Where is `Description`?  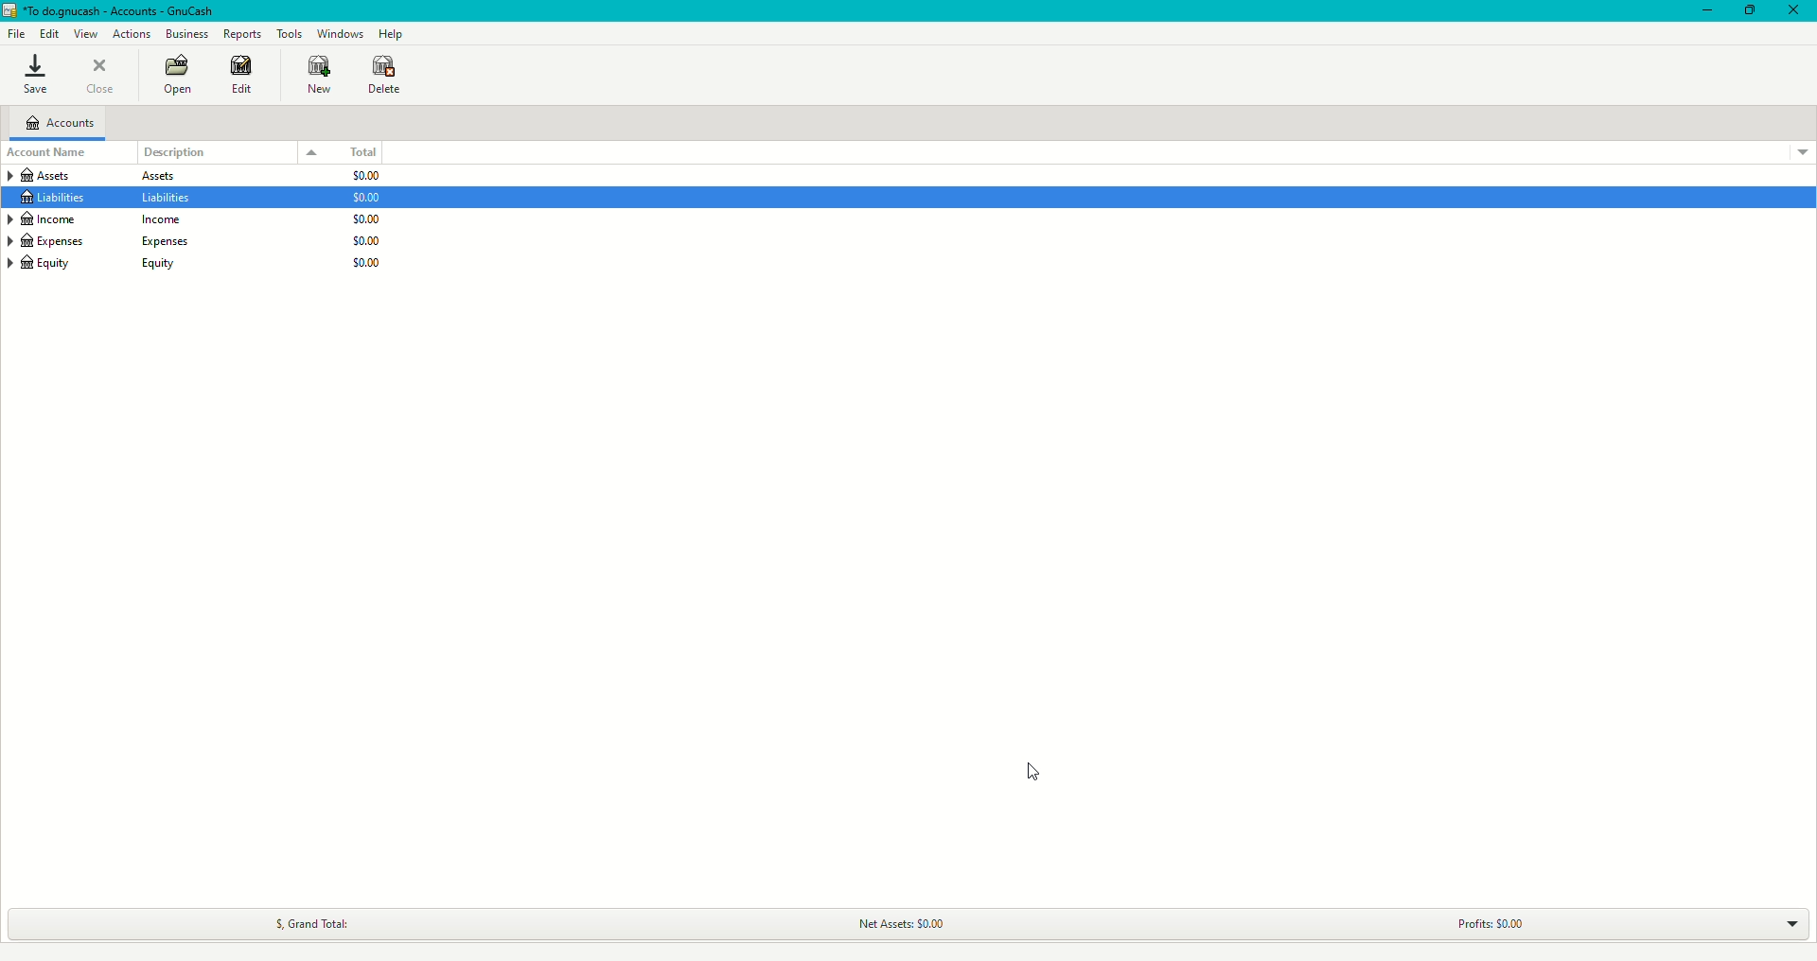
Description is located at coordinates (231, 152).